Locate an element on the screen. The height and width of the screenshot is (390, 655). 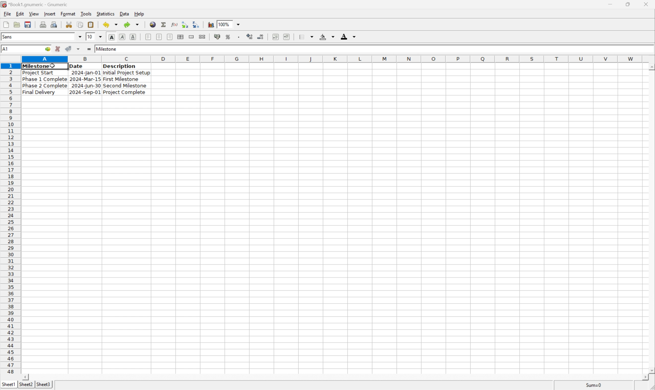
A1 is located at coordinates (8, 49).